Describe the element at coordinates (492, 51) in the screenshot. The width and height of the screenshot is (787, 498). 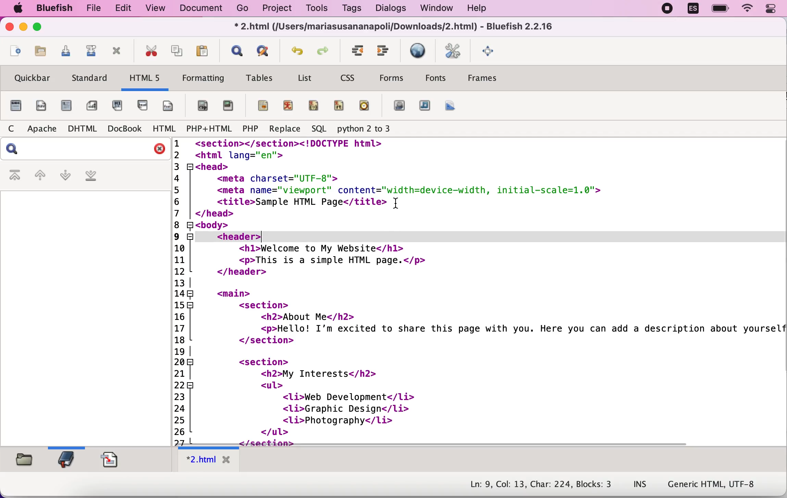
I see `fullscreen` at that location.